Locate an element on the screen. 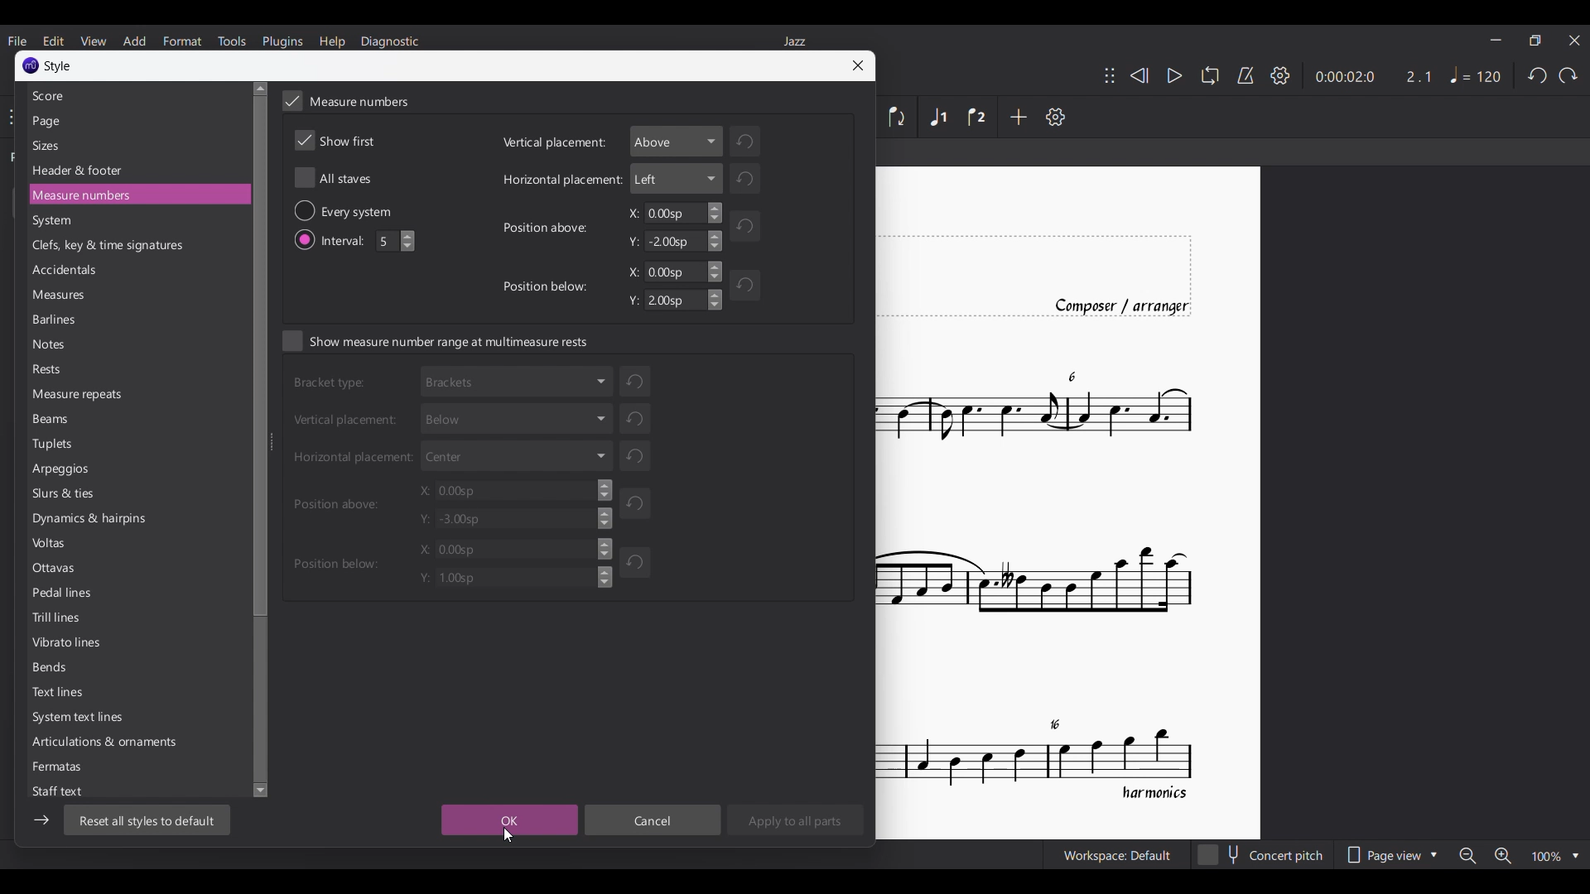 This screenshot has height=894, width=1590. Undo is located at coordinates (1537, 75).